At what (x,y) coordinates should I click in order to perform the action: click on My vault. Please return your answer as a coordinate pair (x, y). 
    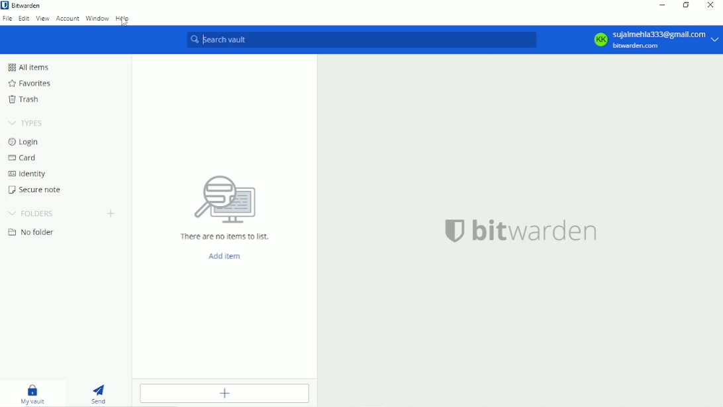
    Looking at the image, I should click on (32, 392).